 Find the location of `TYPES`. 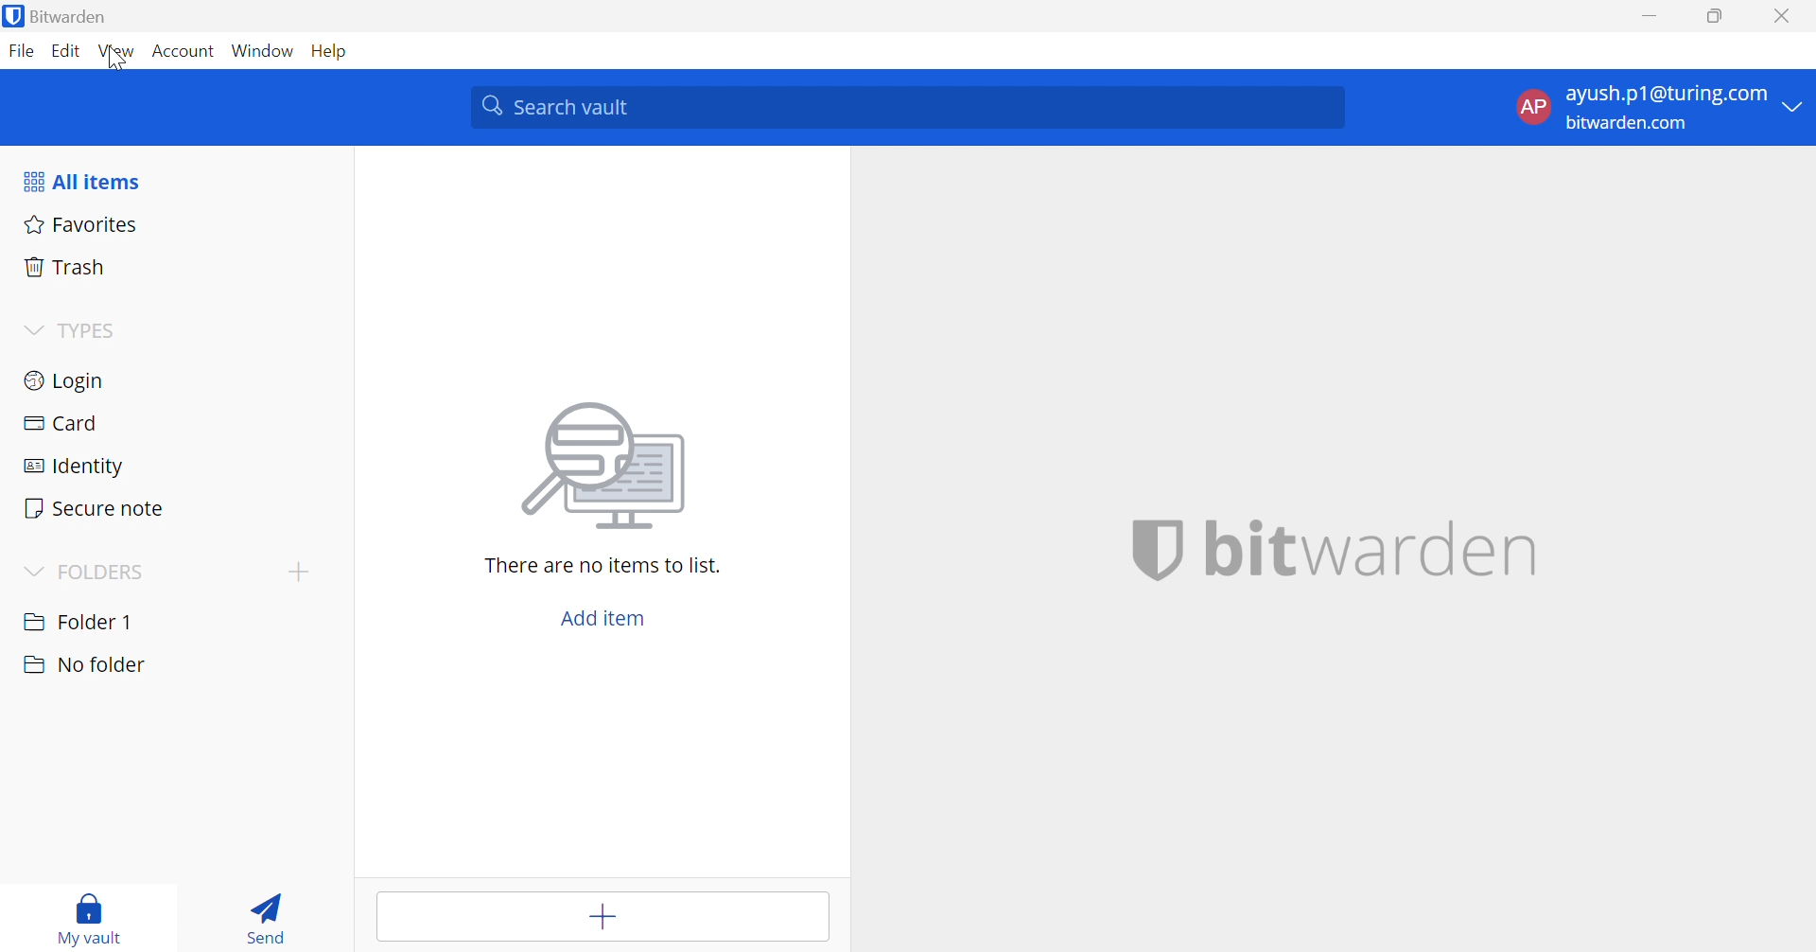

TYPES is located at coordinates (88, 329).